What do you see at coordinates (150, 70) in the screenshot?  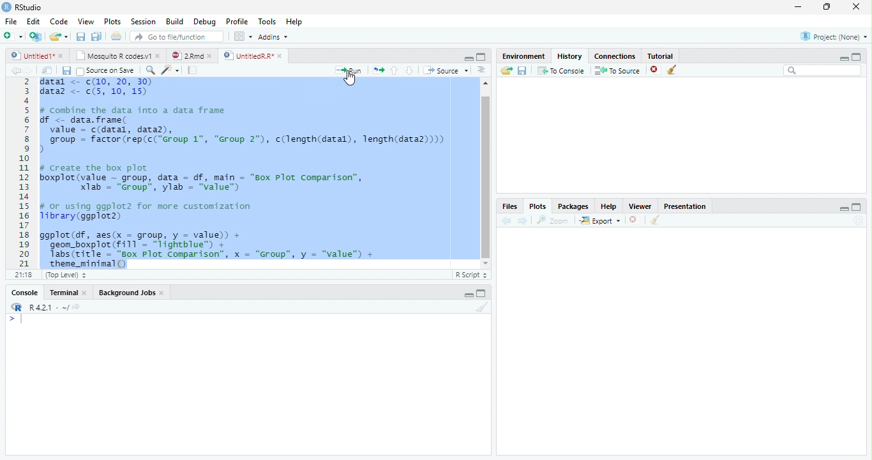 I see `Find/Replace` at bounding box center [150, 70].